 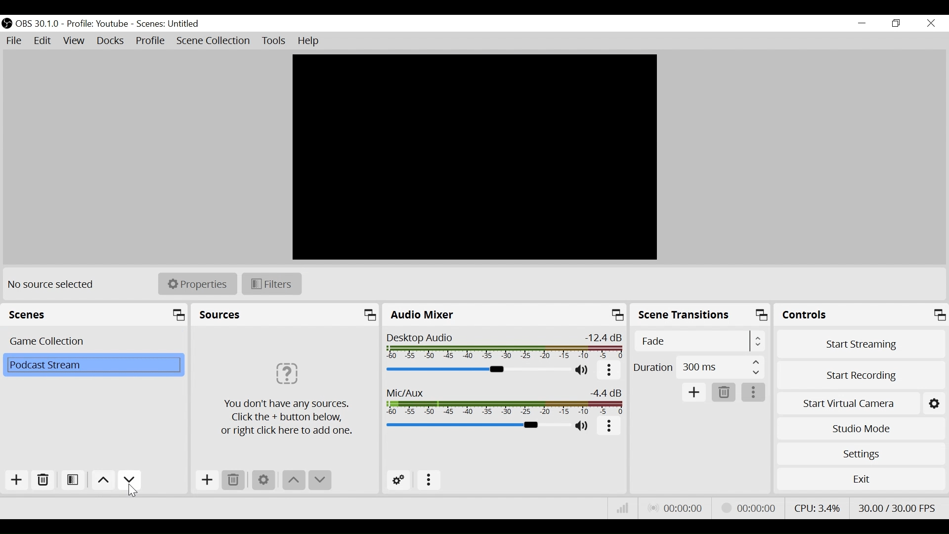 What do you see at coordinates (99, 366) in the screenshot?
I see `Scene` at bounding box center [99, 366].